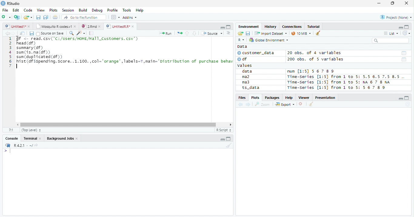 The width and height of the screenshot is (414, 217). What do you see at coordinates (17, 39) in the screenshot?
I see `Cursor` at bounding box center [17, 39].